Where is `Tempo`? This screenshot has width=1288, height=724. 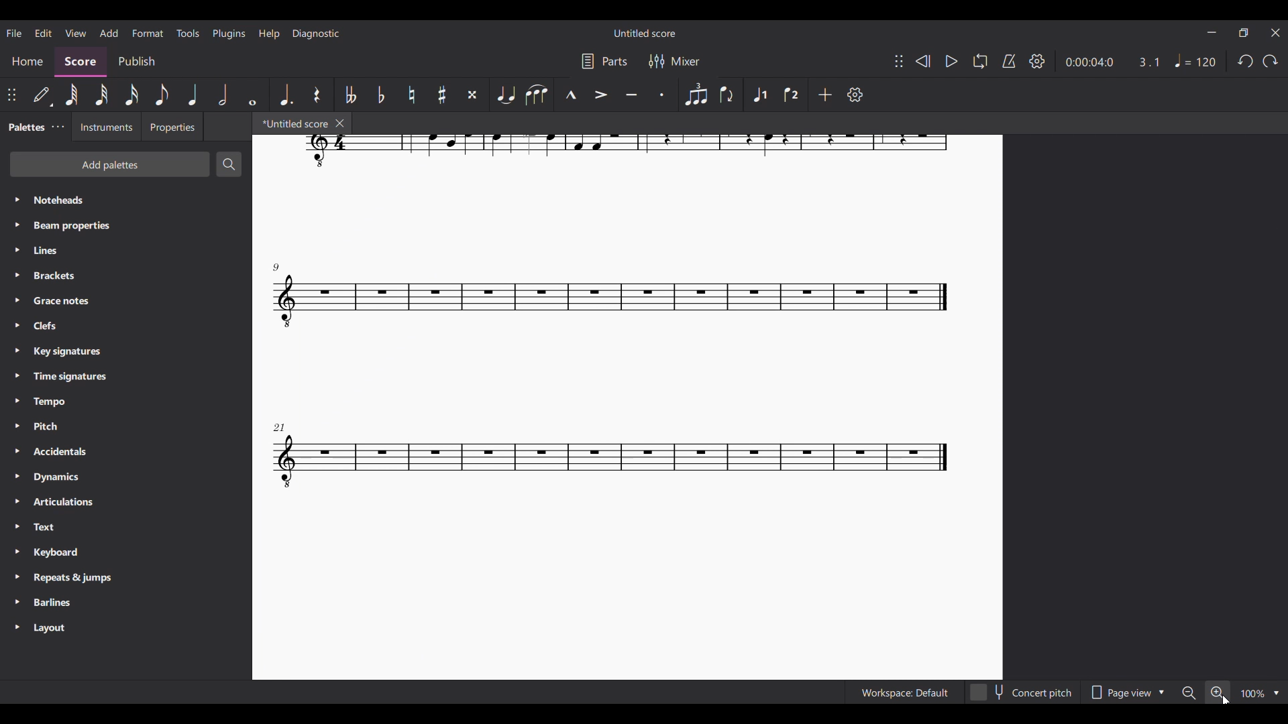 Tempo is located at coordinates (125, 402).